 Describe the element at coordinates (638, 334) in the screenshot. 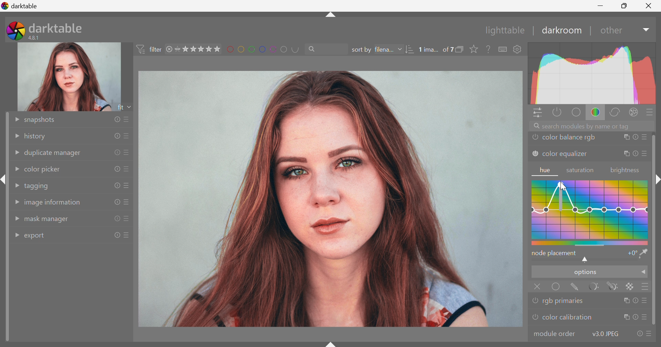

I see `reset` at that location.